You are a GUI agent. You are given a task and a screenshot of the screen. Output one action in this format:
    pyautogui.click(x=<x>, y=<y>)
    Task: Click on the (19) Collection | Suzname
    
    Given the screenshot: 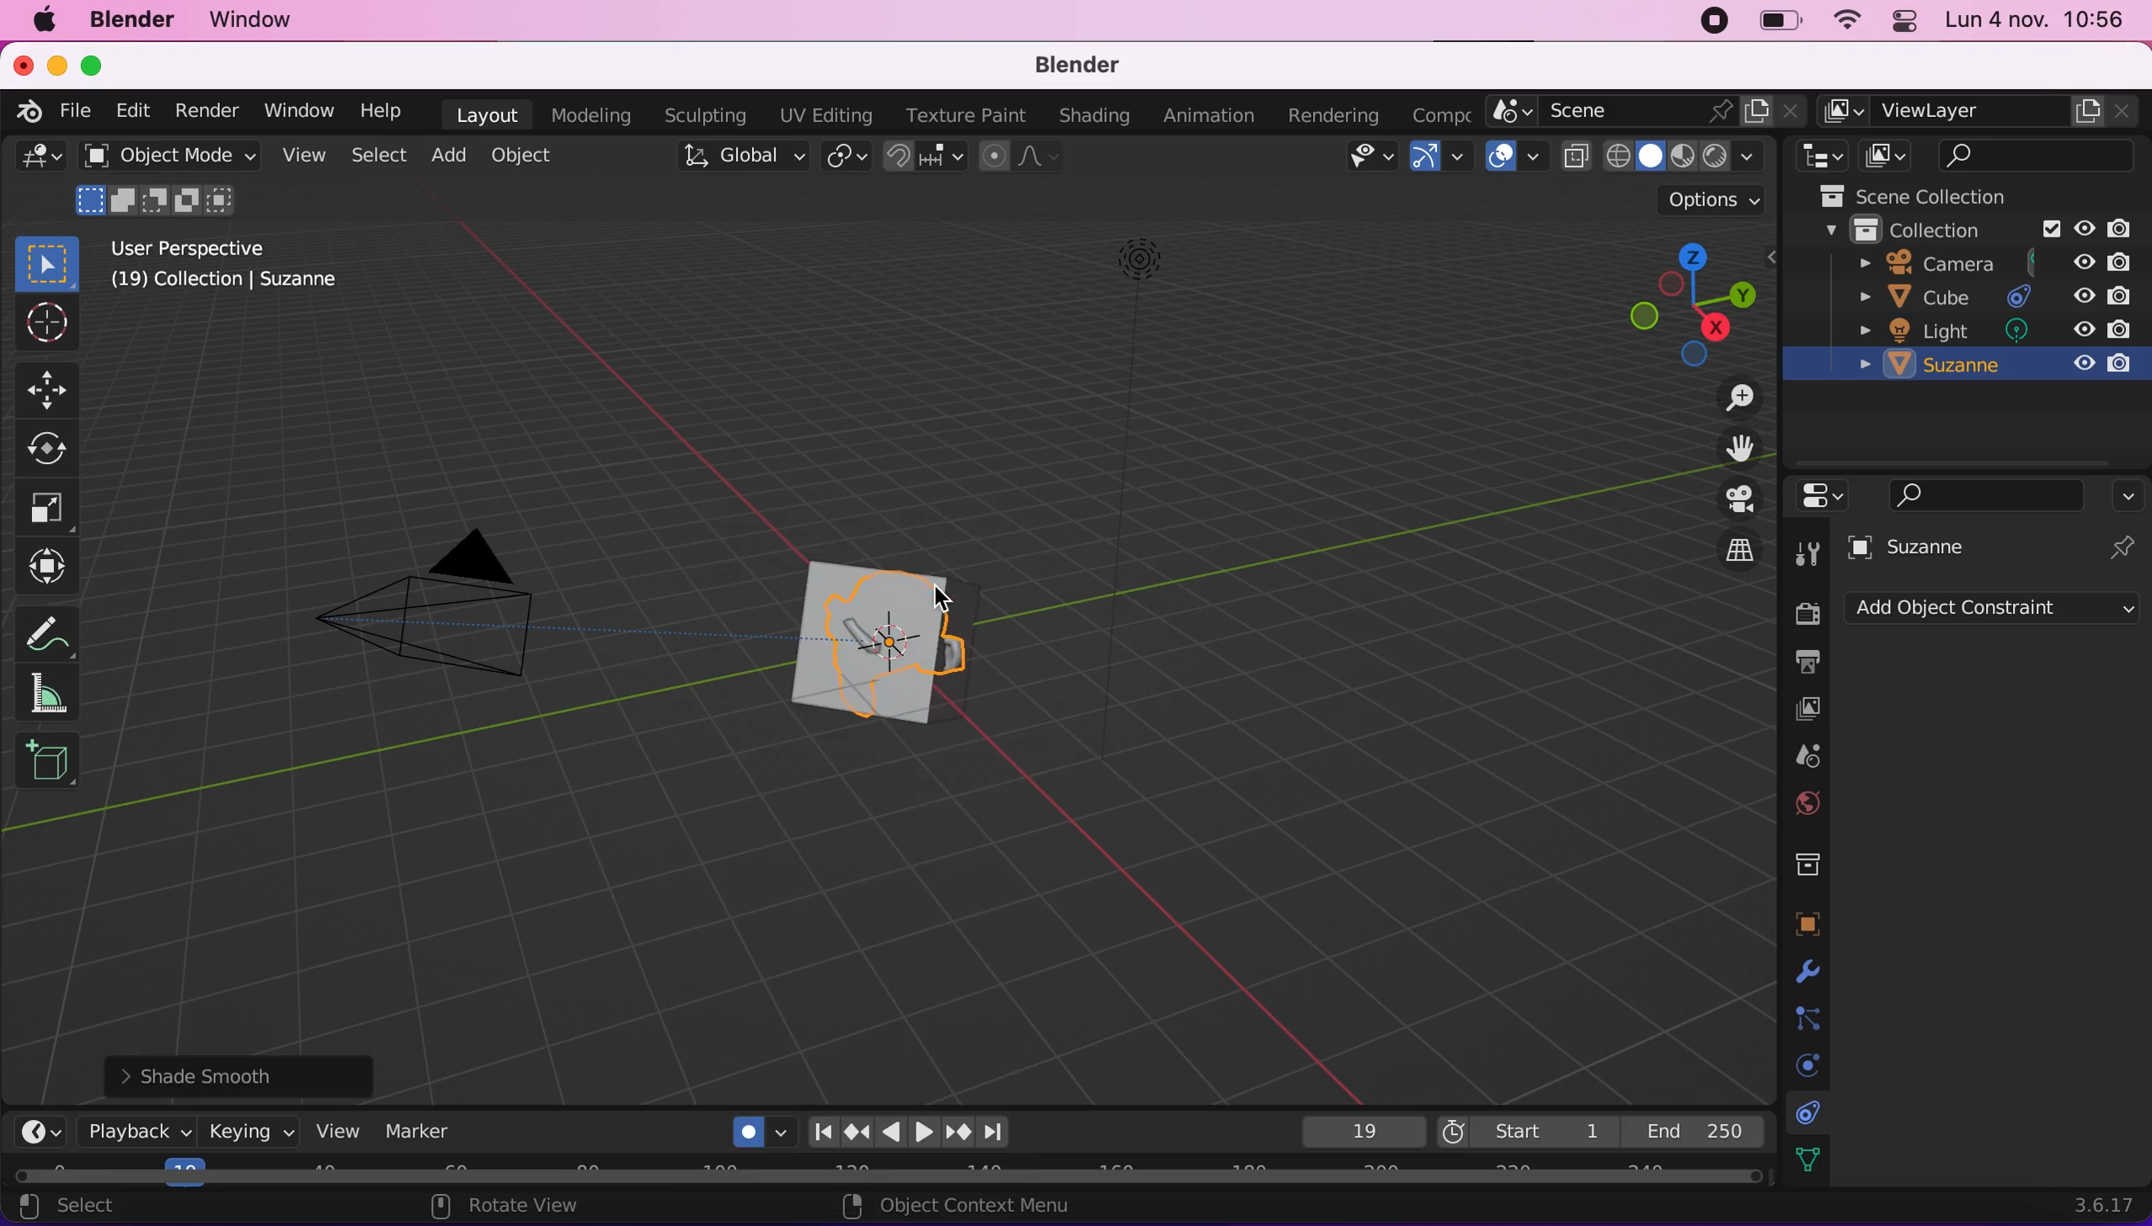 What is the action you would take?
    pyautogui.click(x=247, y=285)
    